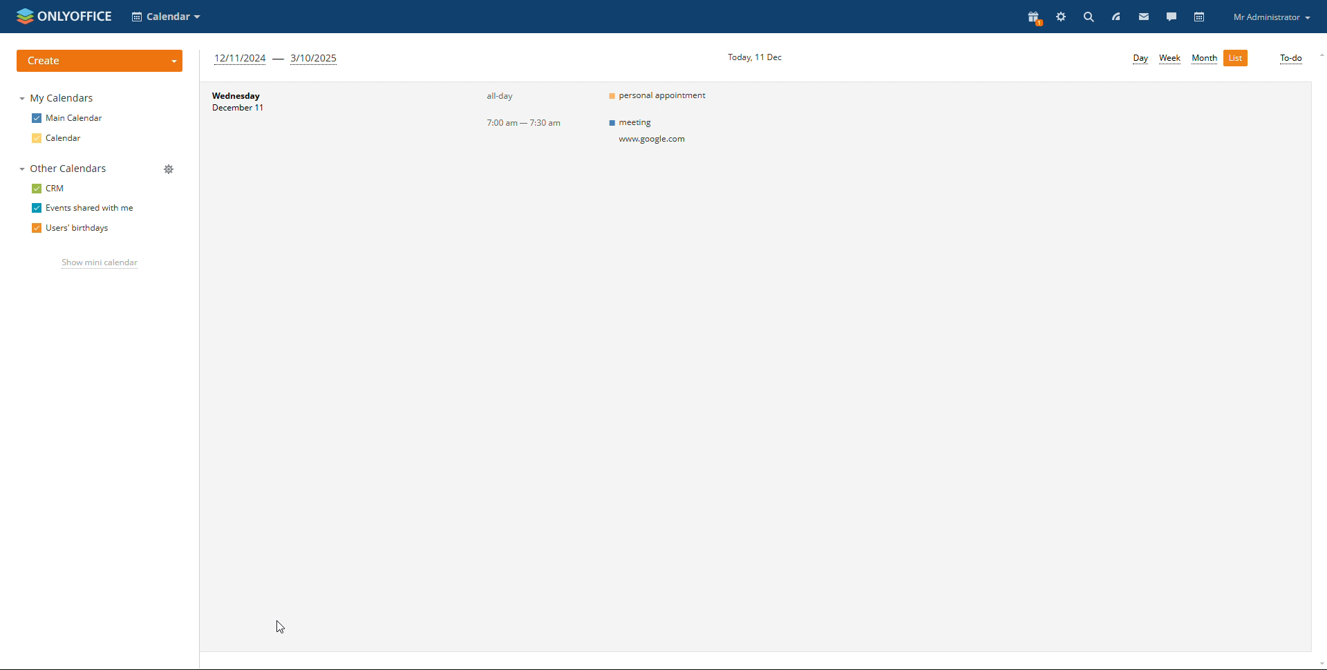 This screenshot has height=670, width=1327. I want to click on crm, so click(48, 189).